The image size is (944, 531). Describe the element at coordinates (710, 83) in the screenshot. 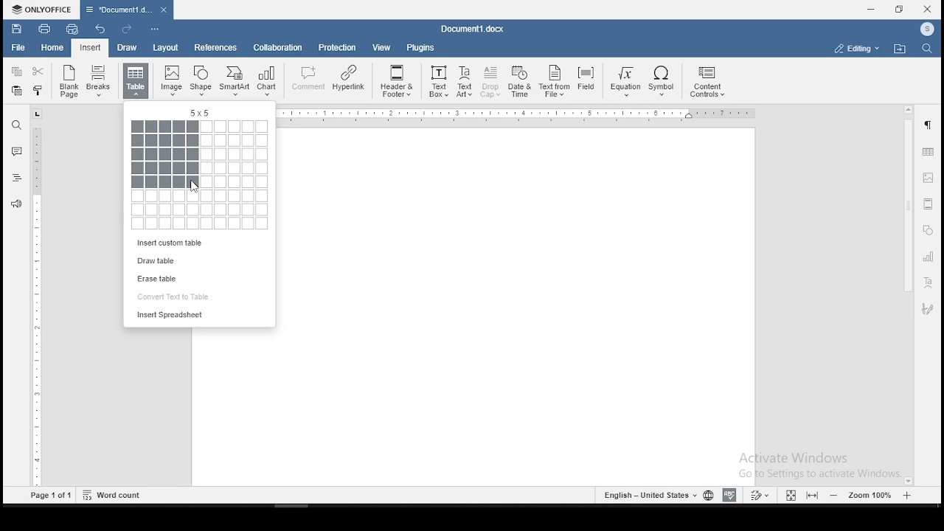

I see `content controls` at that location.